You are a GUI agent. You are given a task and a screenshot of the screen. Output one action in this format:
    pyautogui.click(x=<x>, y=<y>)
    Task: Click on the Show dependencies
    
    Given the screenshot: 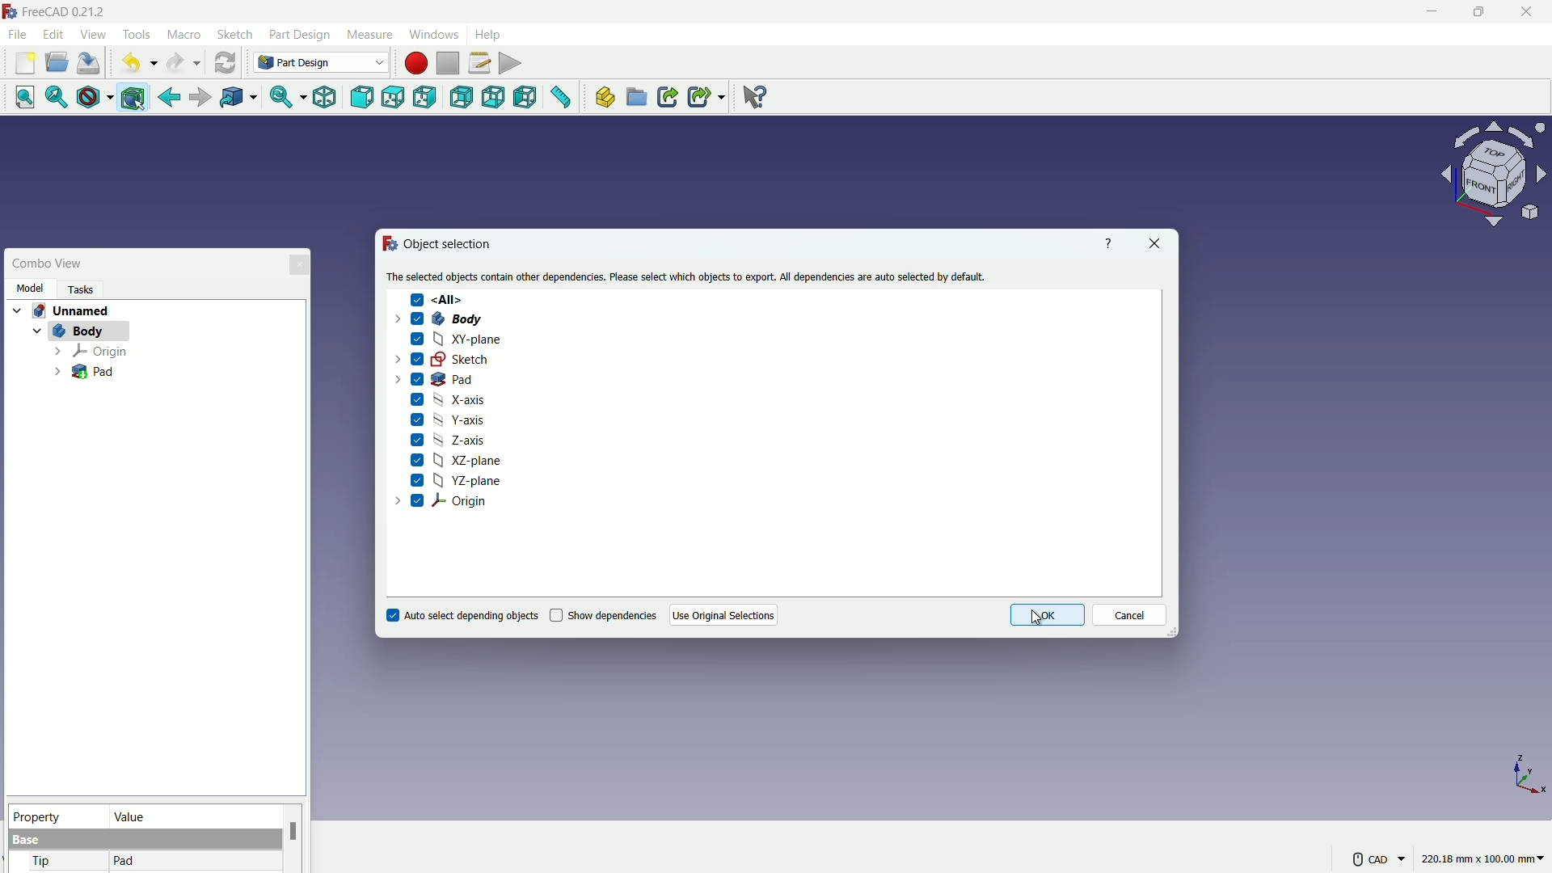 What is the action you would take?
    pyautogui.click(x=603, y=615)
    